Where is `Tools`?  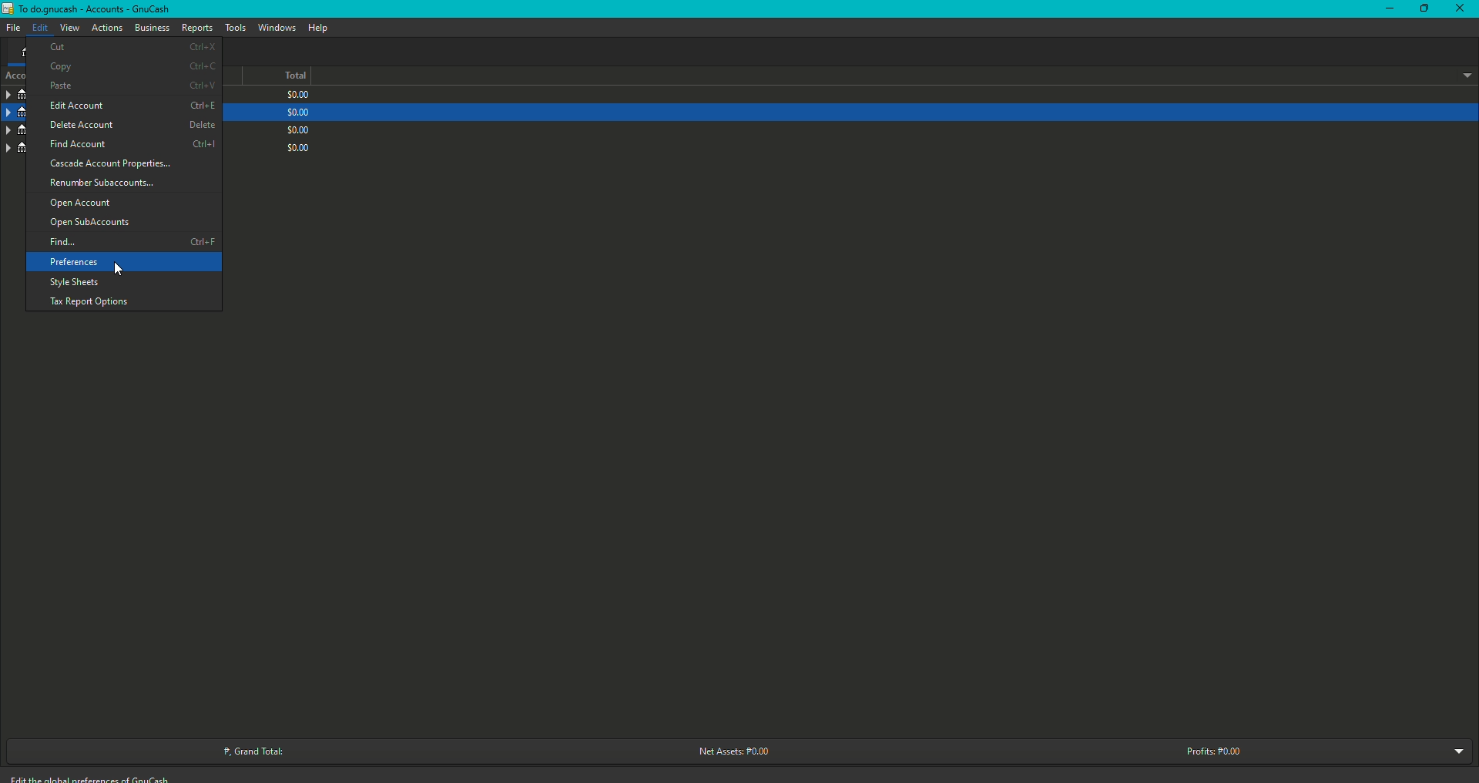 Tools is located at coordinates (235, 28).